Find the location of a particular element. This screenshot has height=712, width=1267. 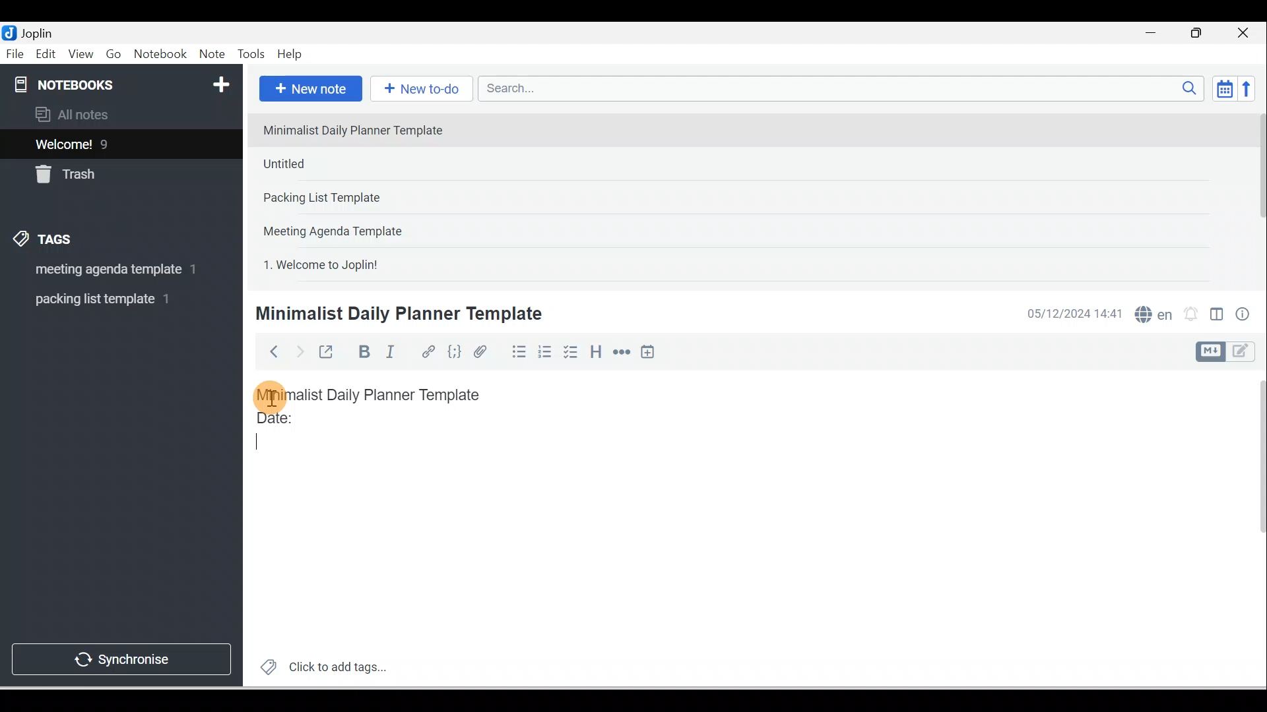

Go is located at coordinates (115, 55).